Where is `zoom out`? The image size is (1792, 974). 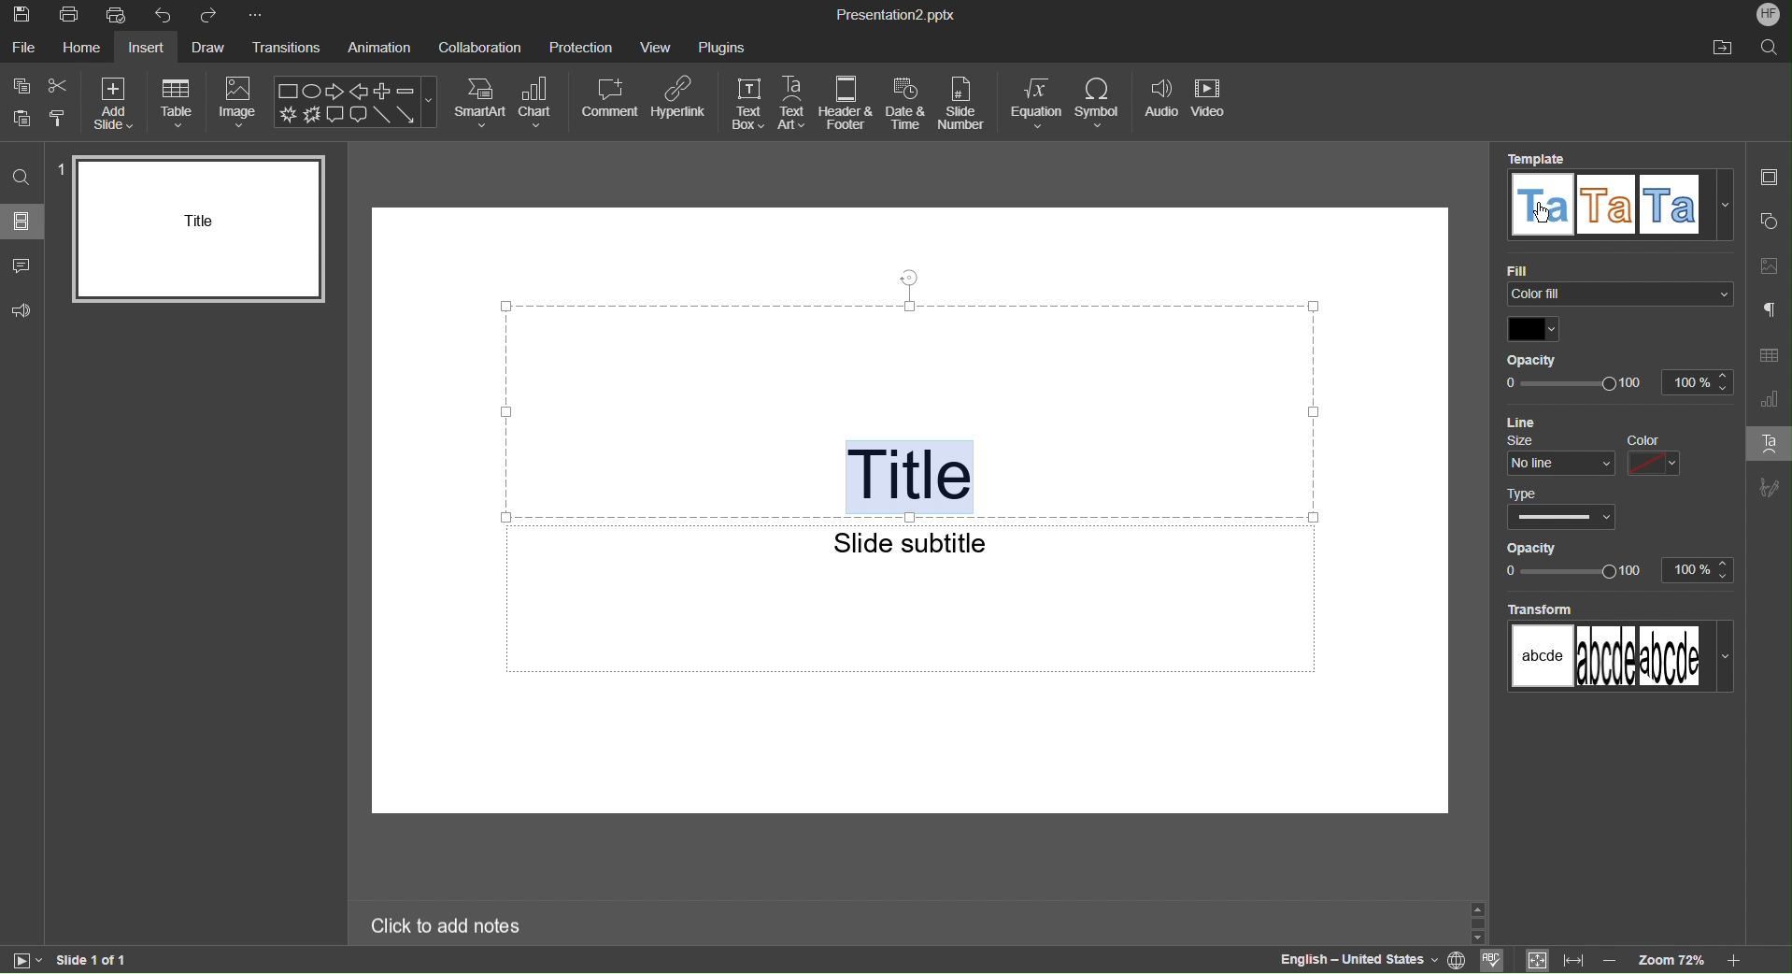
zoom out is located at coordinates (1612, 958).